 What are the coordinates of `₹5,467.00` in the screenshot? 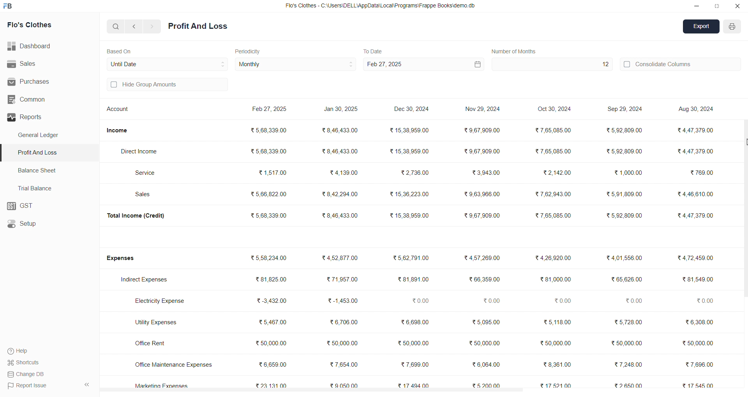 It's located at (273, 322).